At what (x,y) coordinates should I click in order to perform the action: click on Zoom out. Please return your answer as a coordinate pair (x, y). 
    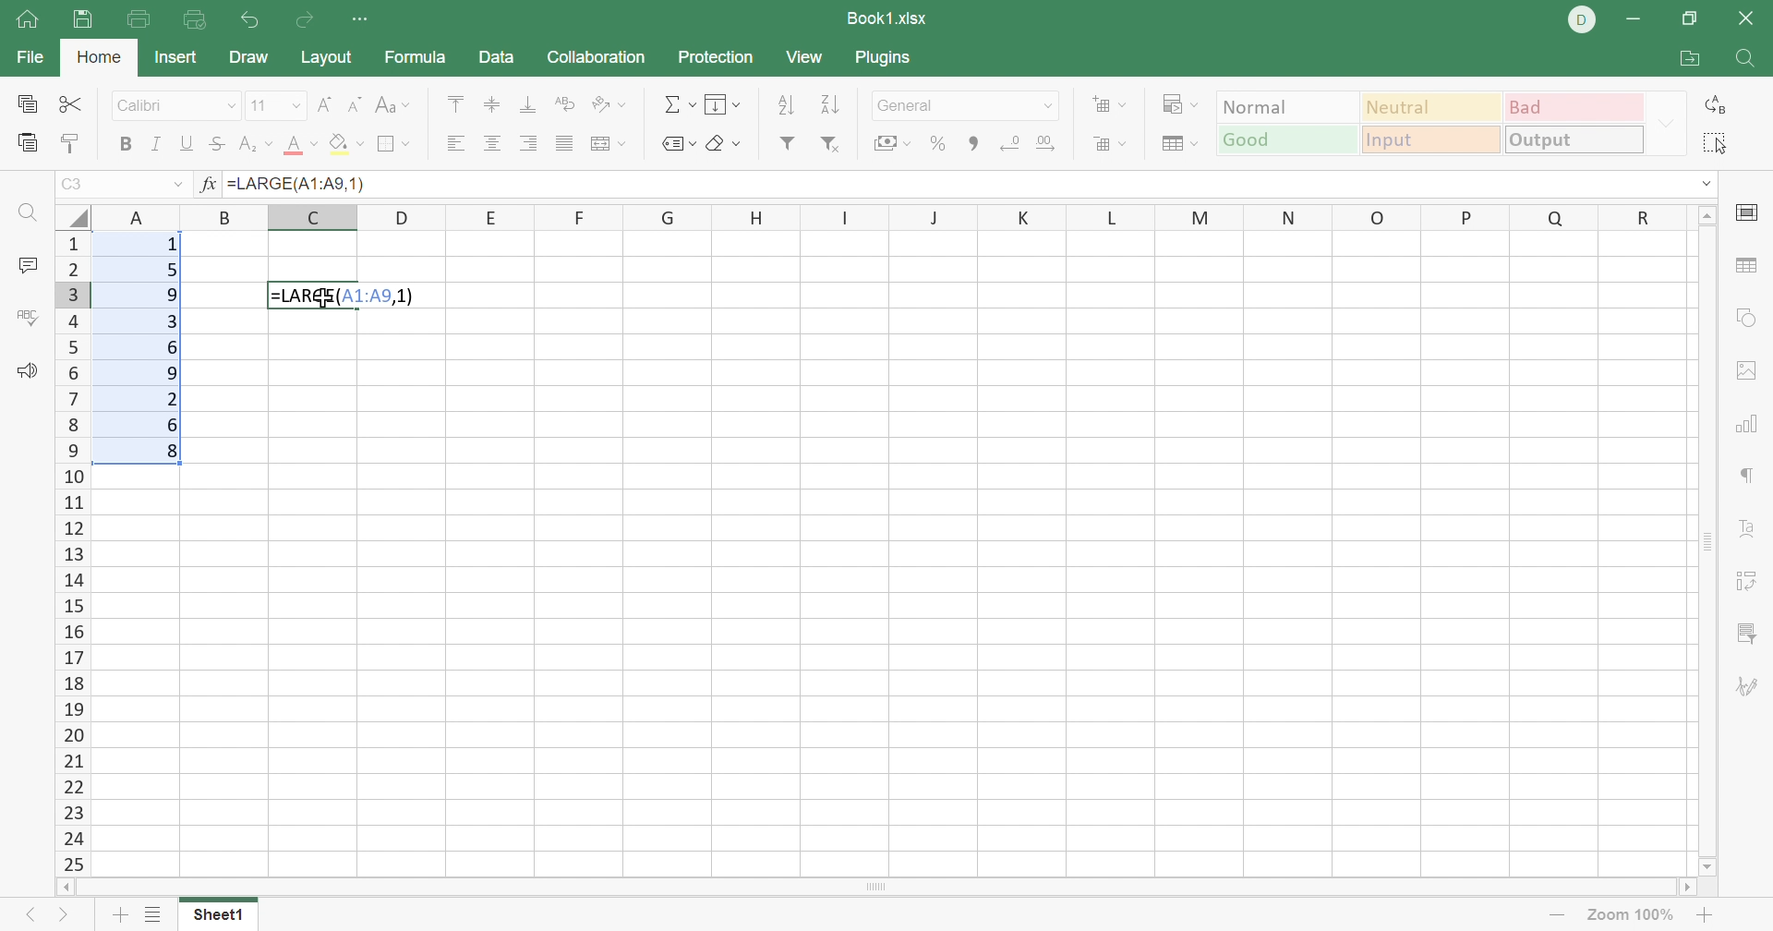
    Looking at the image, I should click on (1555, 918).